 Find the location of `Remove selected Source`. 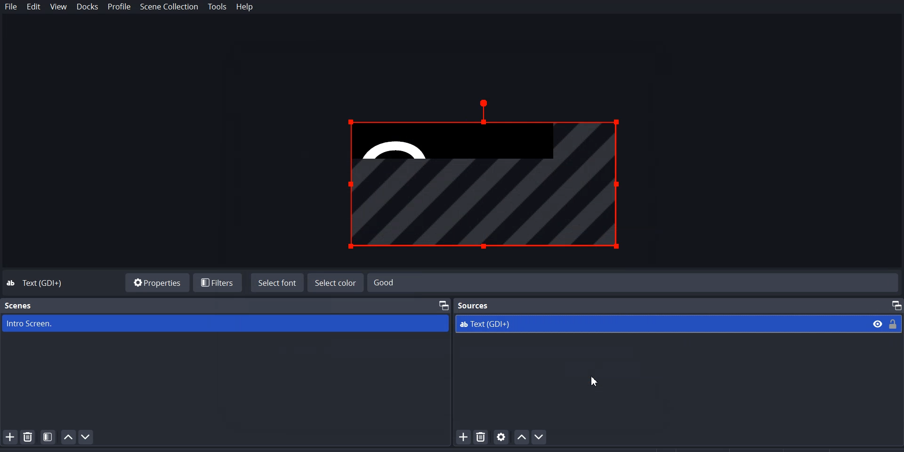

Remove selected Source is located at coordinates (482, 437).